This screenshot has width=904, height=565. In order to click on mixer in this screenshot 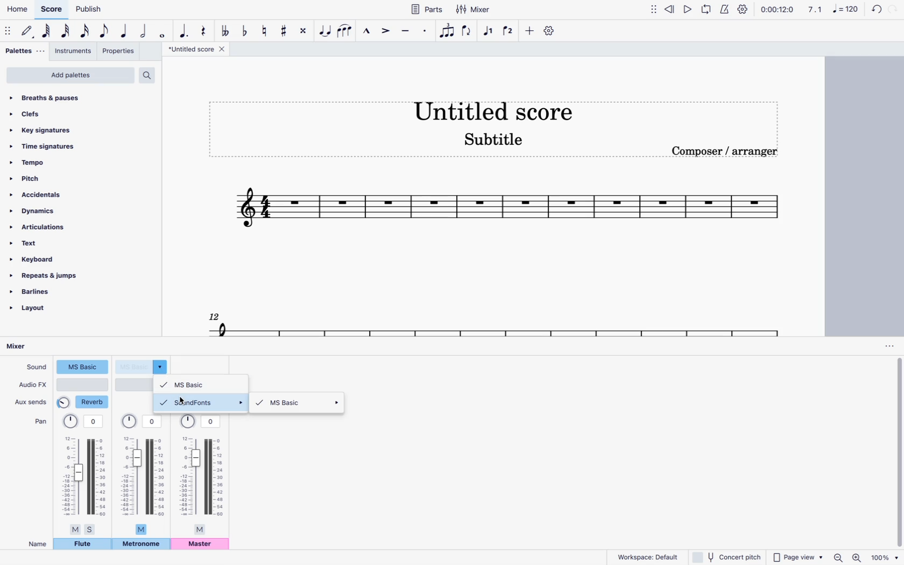, I will do `click(474, 10)`.